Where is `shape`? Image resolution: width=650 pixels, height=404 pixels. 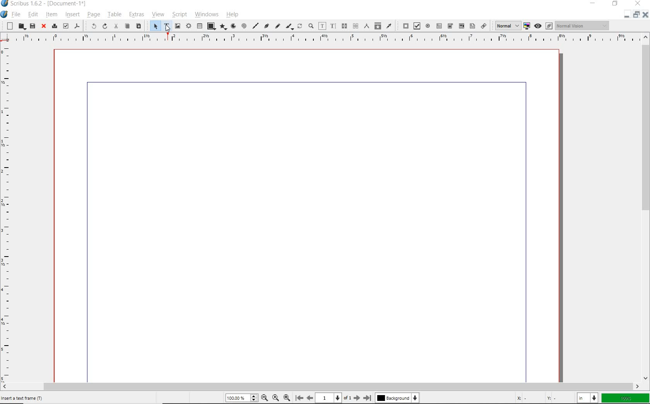
shape is located at coordinates (211, 26).